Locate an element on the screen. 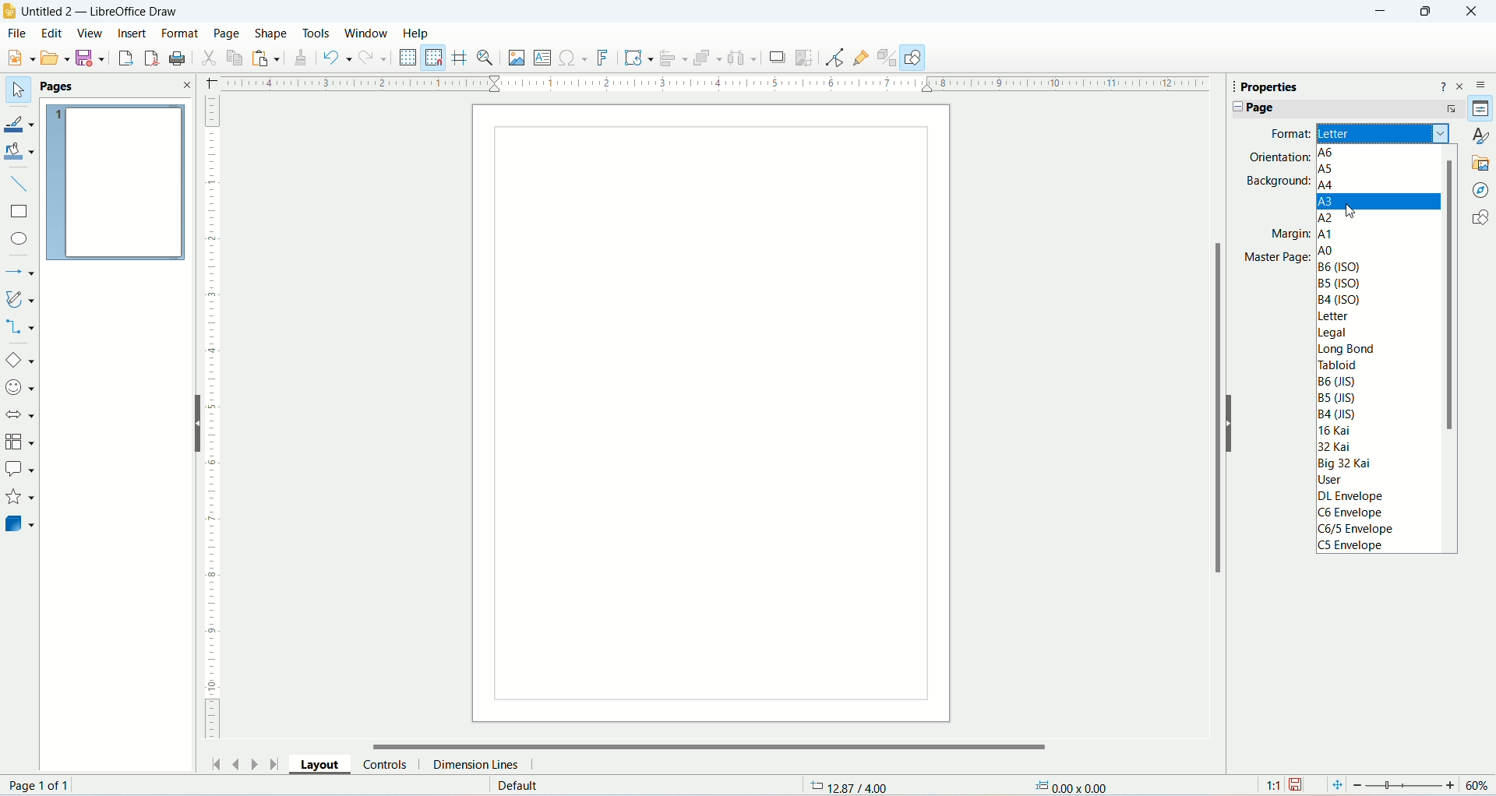 The width and height of the screenshot is (1496, 796). default is located at coordinates (521, 785).